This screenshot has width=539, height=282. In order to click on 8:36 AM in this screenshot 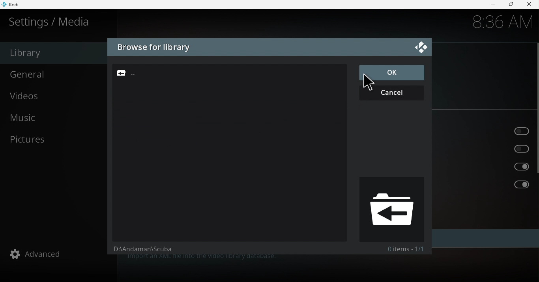, I will do `click(499, 23)`.